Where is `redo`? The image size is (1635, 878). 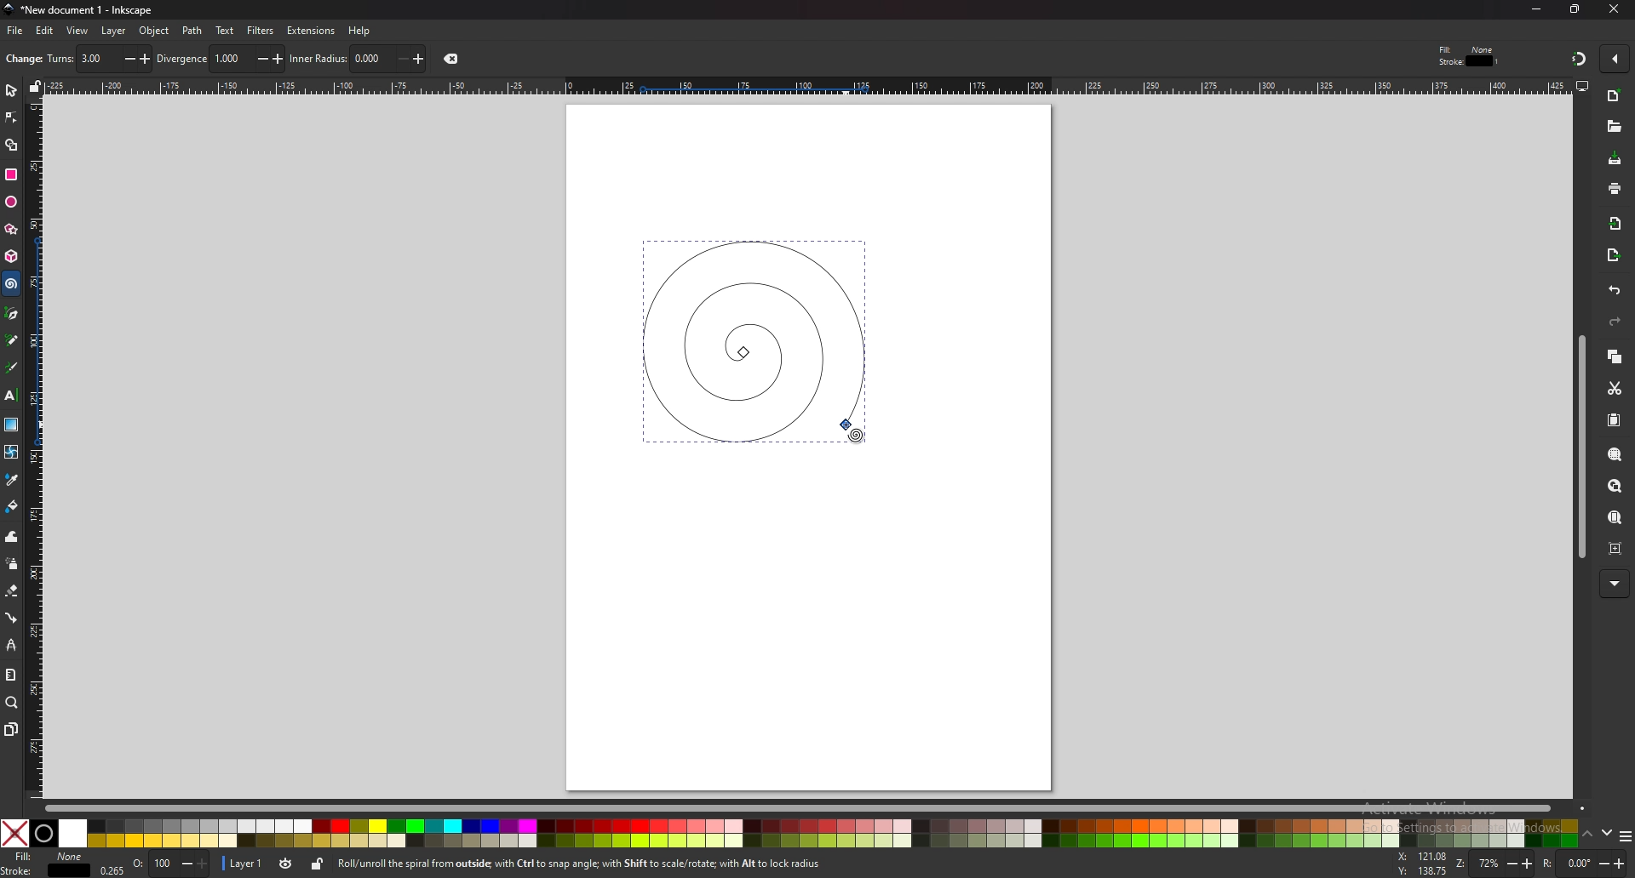 redo is located at coordinates (1616, 322).